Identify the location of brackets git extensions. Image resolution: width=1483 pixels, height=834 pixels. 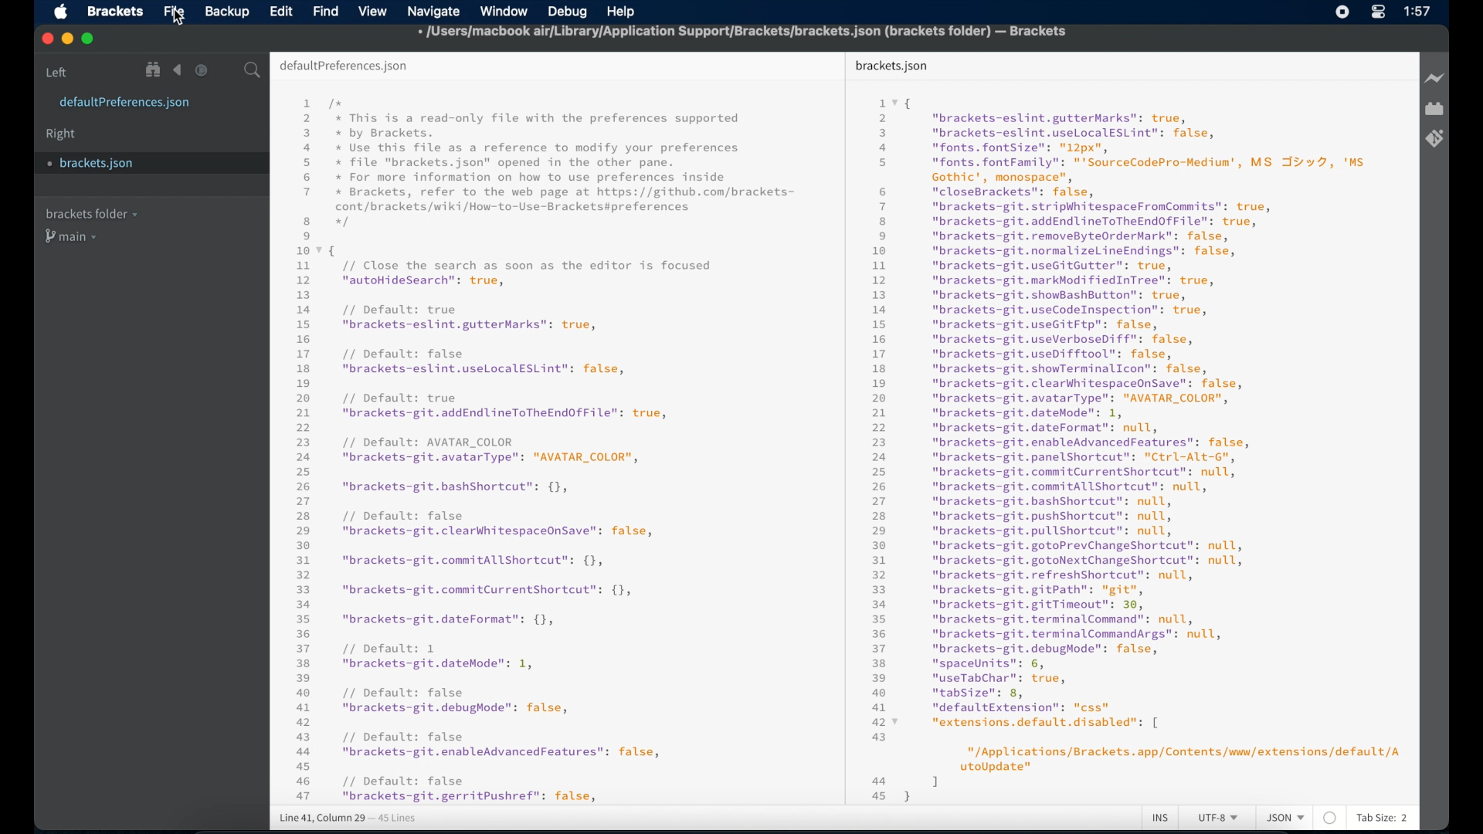
(1434, 138).